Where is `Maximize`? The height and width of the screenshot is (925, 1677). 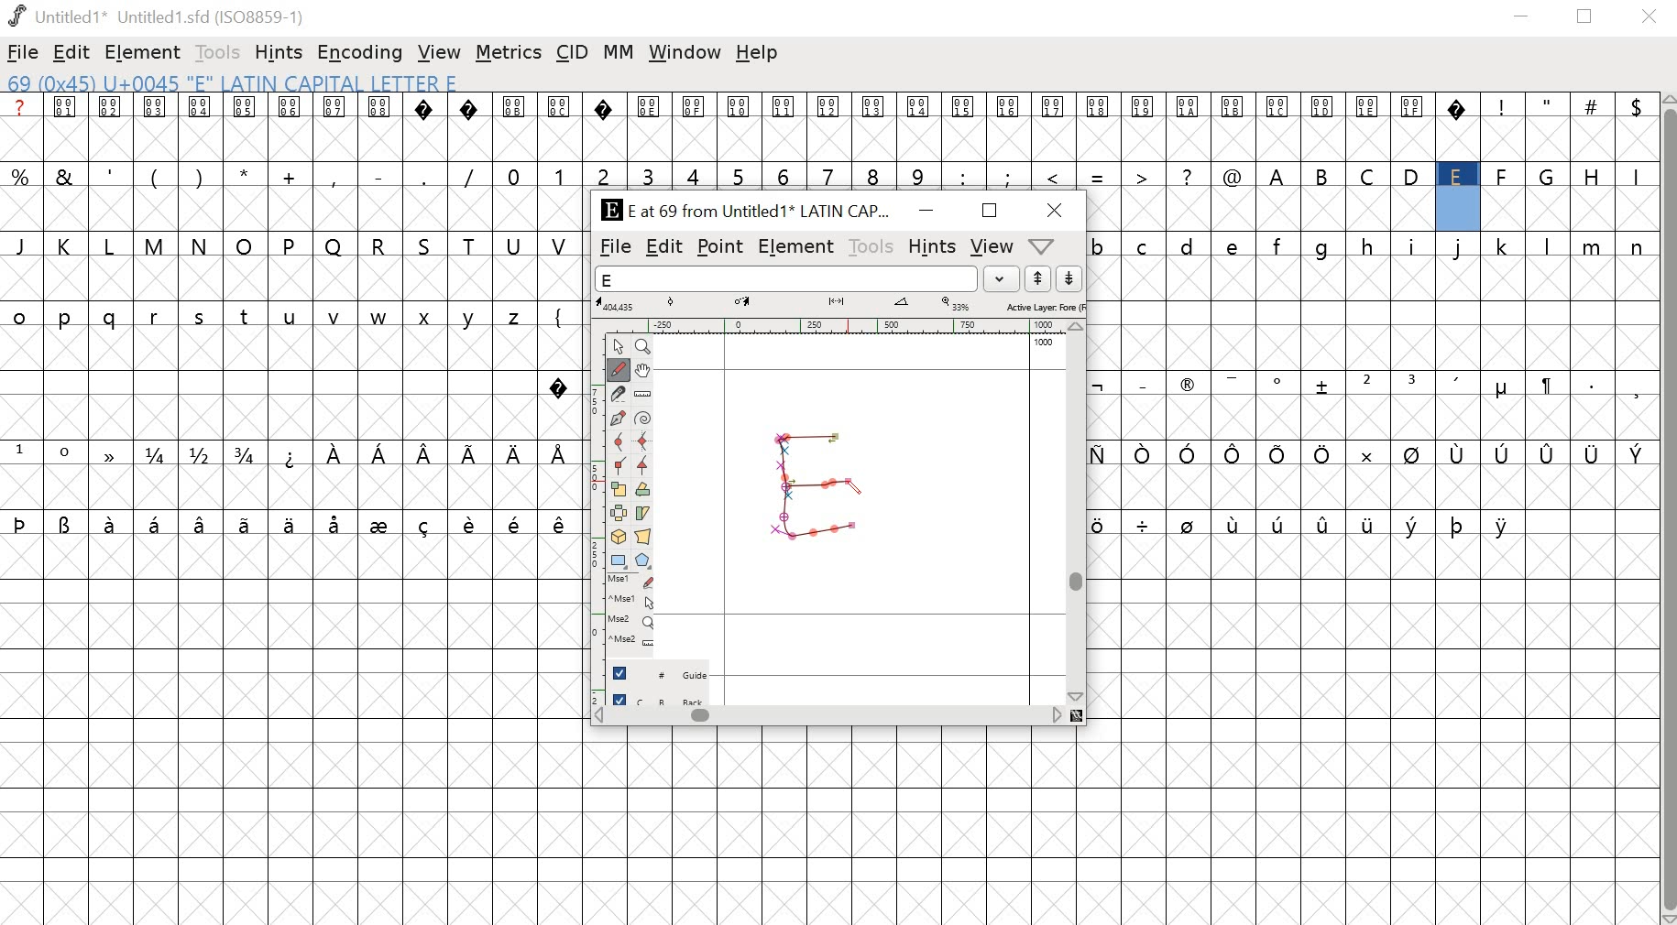
Maximize is located at coordinates (987, 210).